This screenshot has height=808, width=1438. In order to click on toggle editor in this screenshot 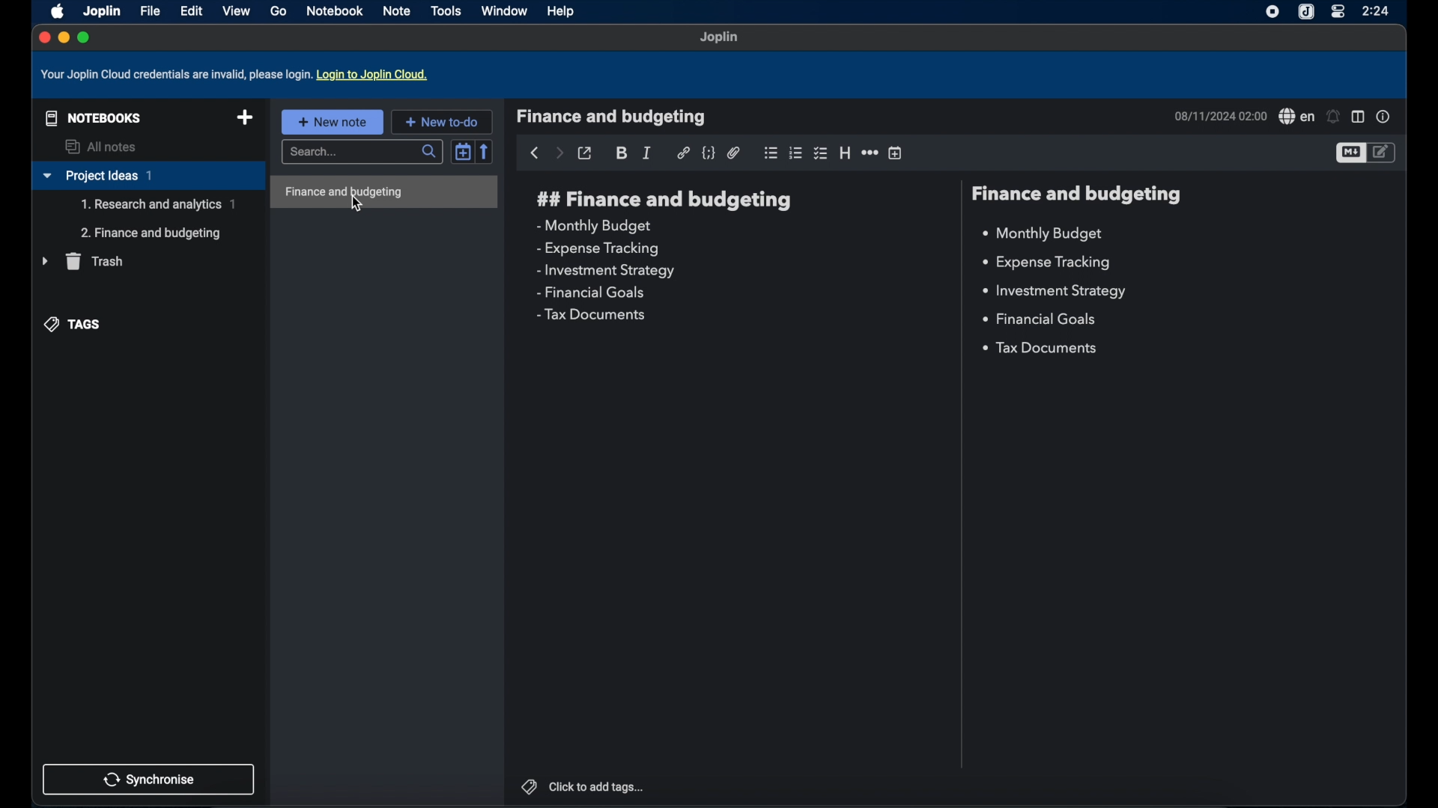, I will do `click(1383, 152)`.